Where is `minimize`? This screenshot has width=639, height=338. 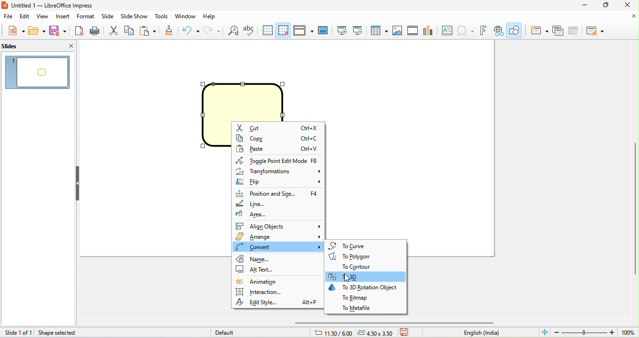
minimize is located at coordinates (583, 5).